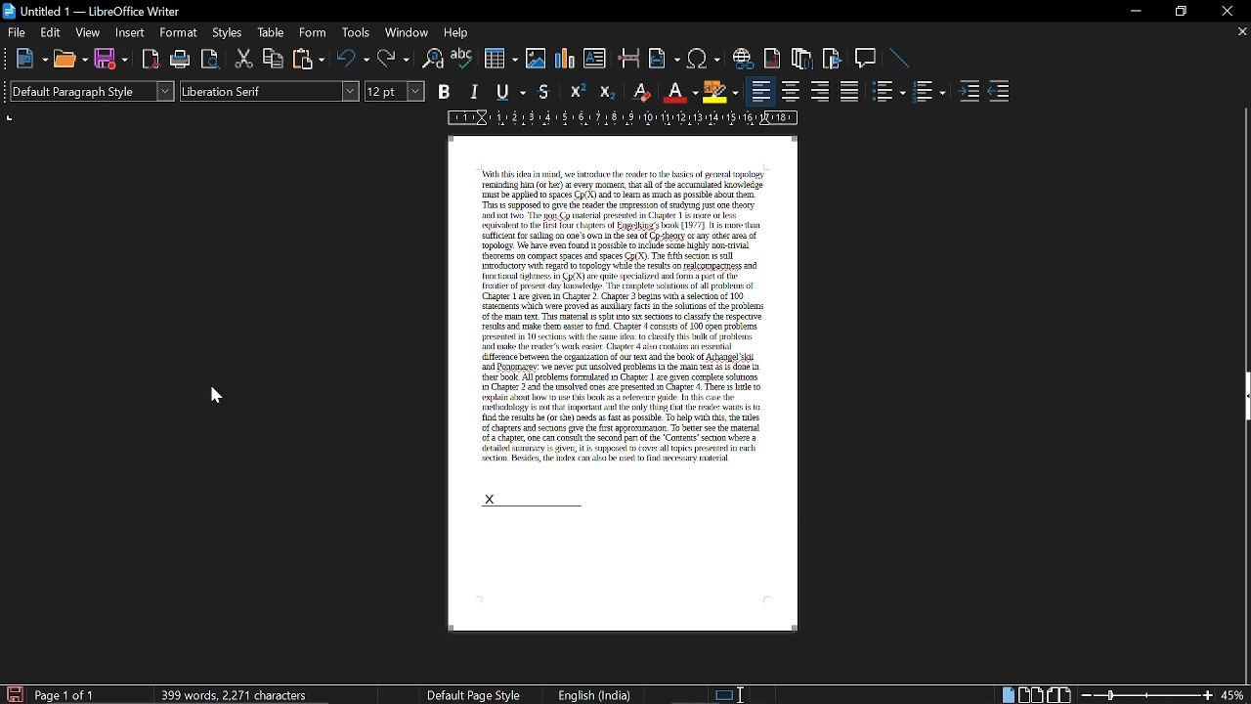 The height and width of the screenshot is (704, 1251). What do you see at coordinates (609, 91) in the screenshot?
I see `subscript` at bounding box center [609, 91].